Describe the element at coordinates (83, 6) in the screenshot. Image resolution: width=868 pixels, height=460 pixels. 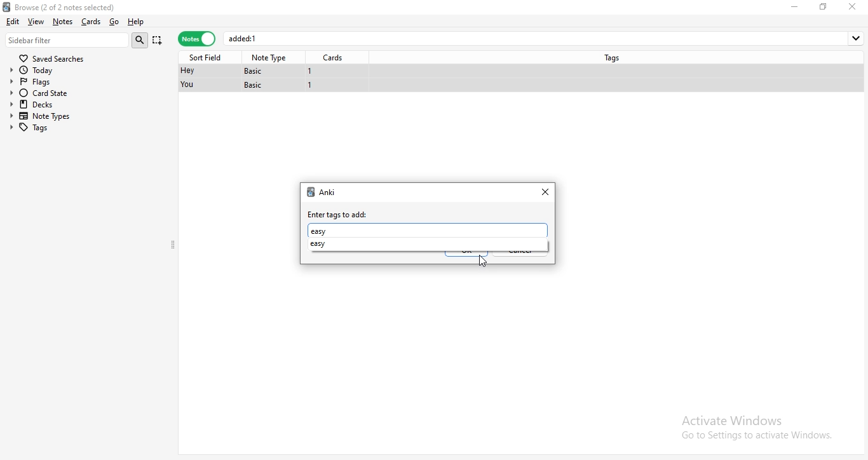
I see `browse` at that location.